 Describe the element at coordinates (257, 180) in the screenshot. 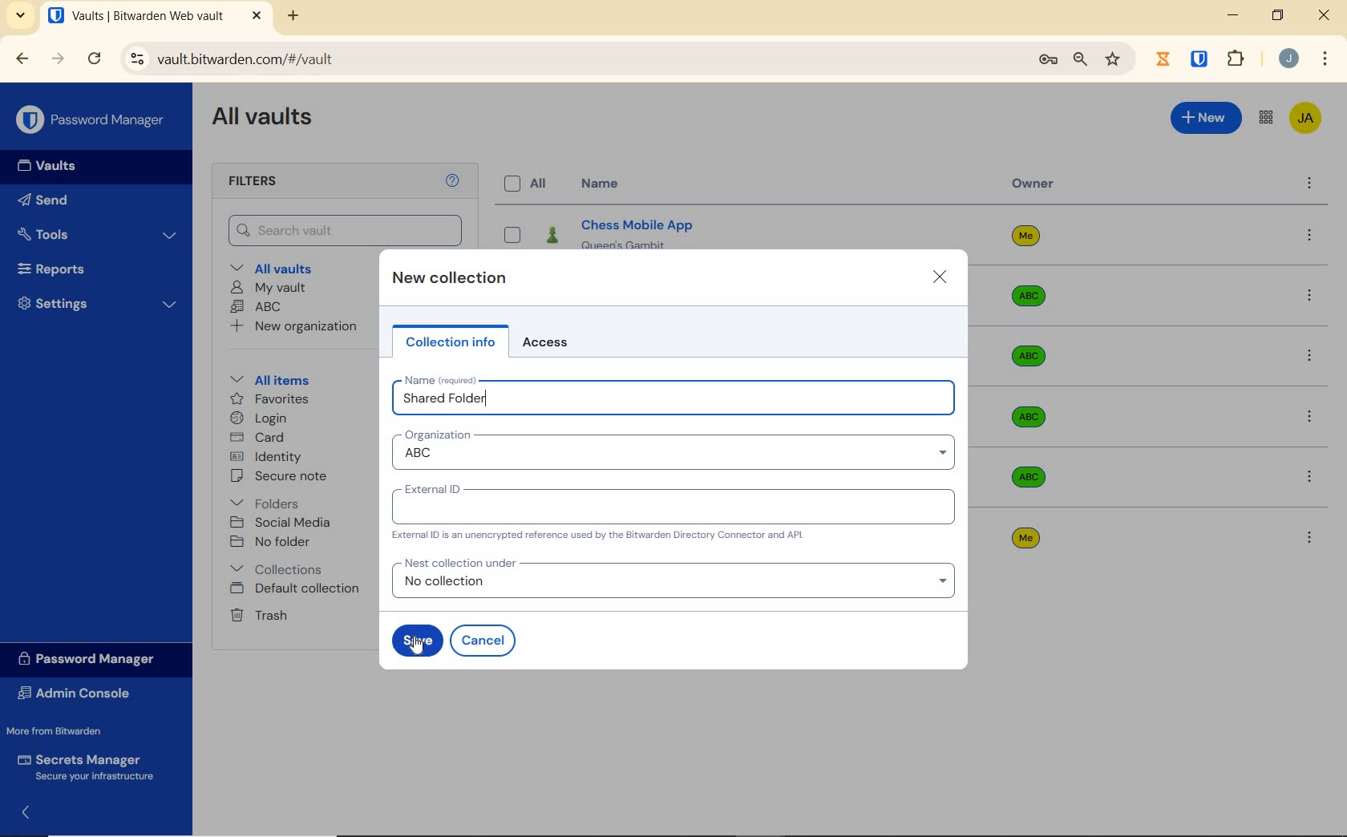

I see `Filters` at that location.